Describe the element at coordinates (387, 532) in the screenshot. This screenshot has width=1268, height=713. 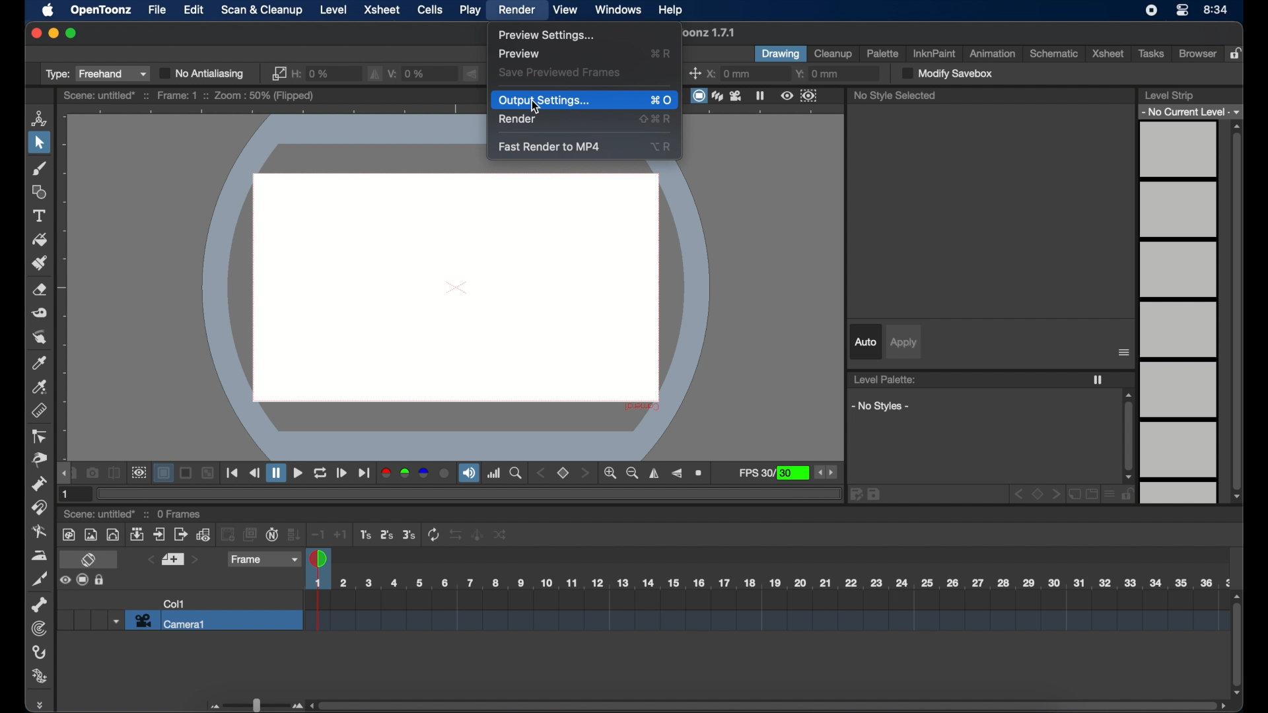
I see `` at that location.